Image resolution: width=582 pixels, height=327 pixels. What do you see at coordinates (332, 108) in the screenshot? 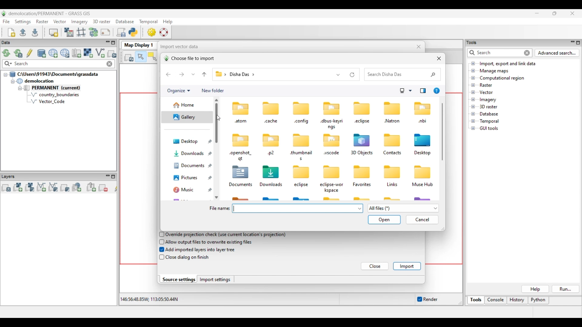
I see `icon` at bounding box center [332, 108].